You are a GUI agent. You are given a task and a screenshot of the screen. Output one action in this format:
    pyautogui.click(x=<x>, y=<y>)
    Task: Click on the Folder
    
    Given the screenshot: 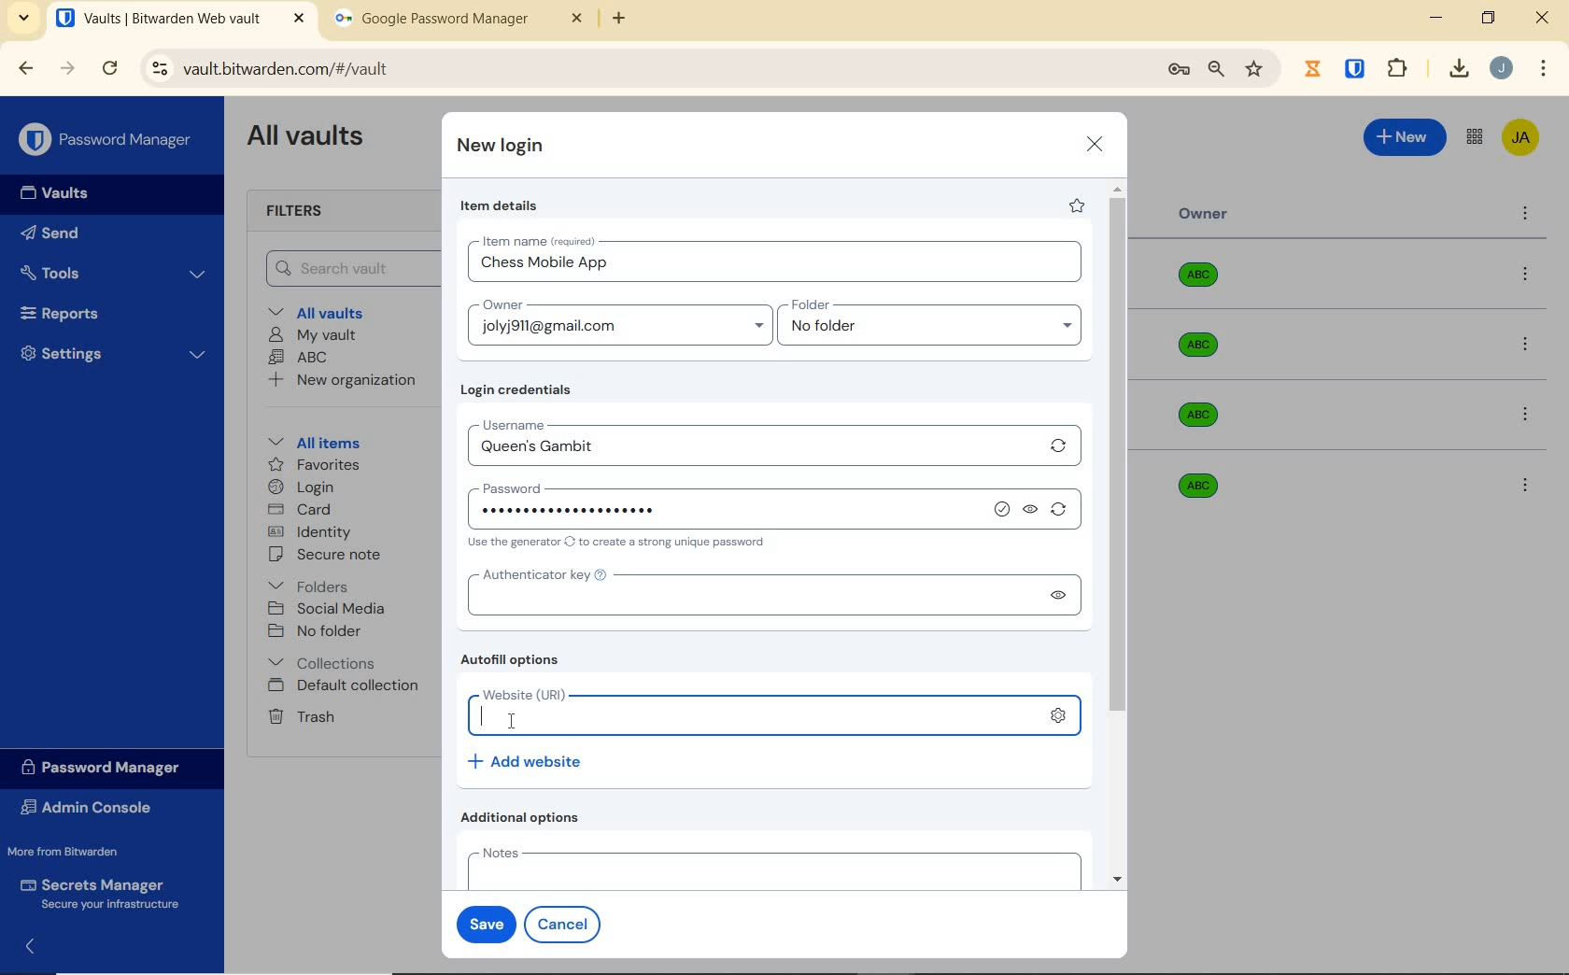 What is the action you would take?
    pyautogui.click(x=924, y=305)
    